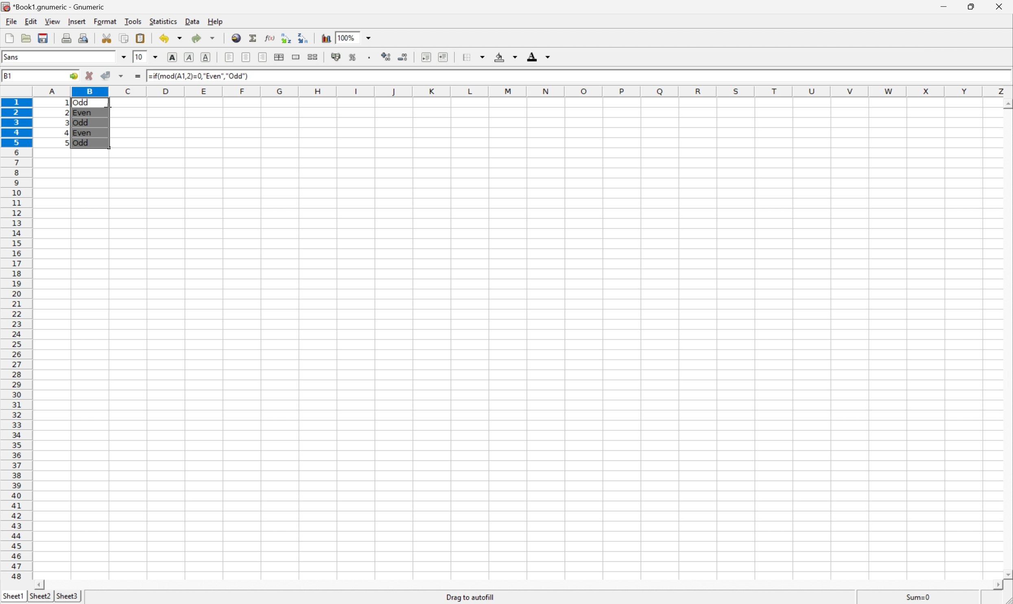 The width and height of the screenshot is (1013, 604). I want to click on 100%, so click(348, 37).